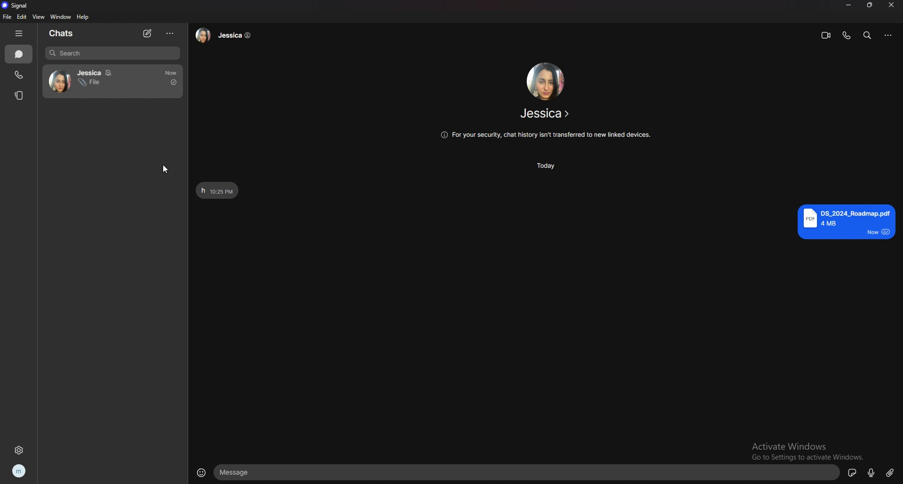  What do you see at coordinates (19, 75) in the screenshot?
I see `calls` at bounding box center [19, 75].